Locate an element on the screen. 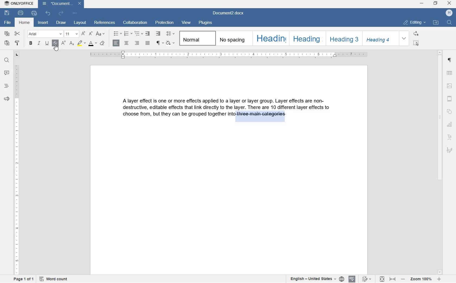  case style is located at coordinates (102, 43).